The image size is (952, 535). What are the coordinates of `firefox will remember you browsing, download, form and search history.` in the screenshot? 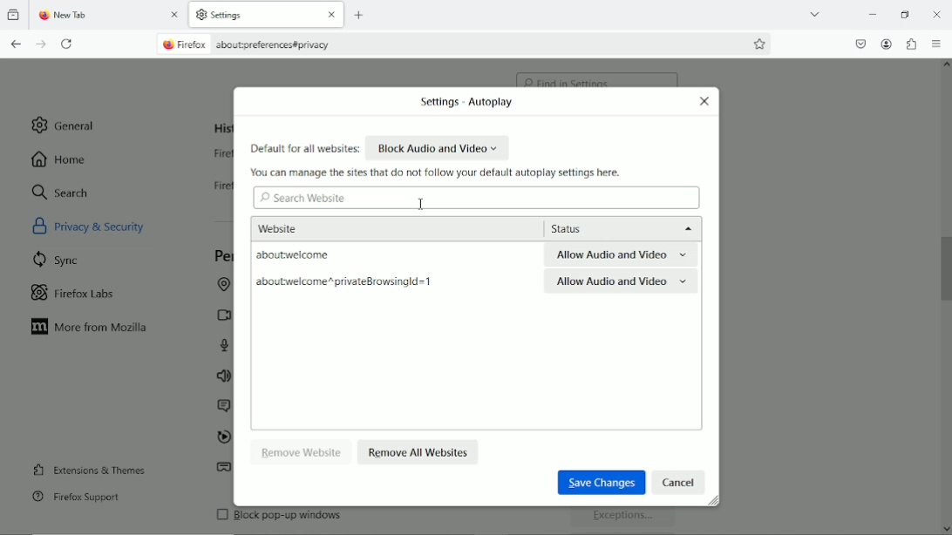 It's located at (215, 190).